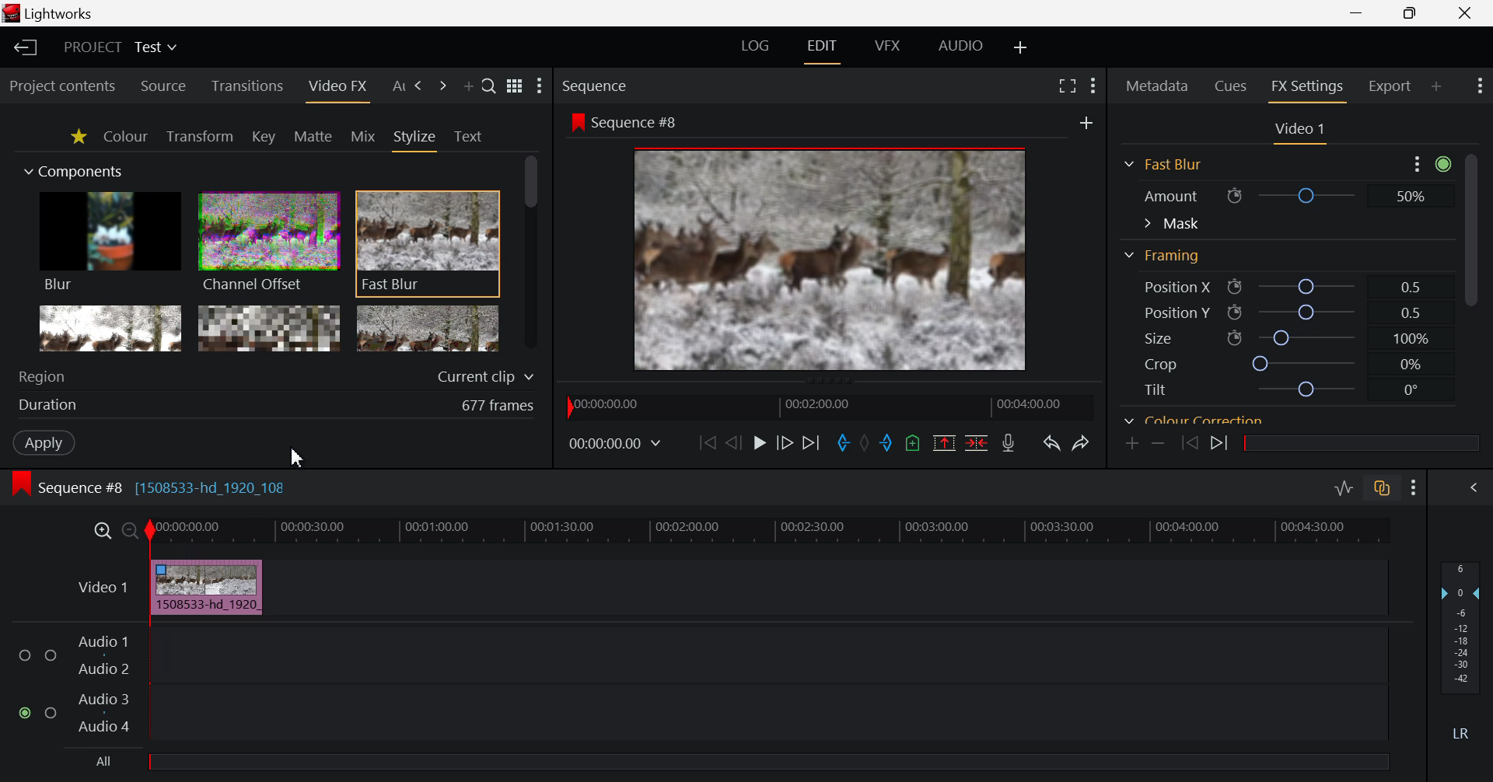 This screenshot has width=1493, height=782. I want to click on Decibel Level, so click(1461, 654).